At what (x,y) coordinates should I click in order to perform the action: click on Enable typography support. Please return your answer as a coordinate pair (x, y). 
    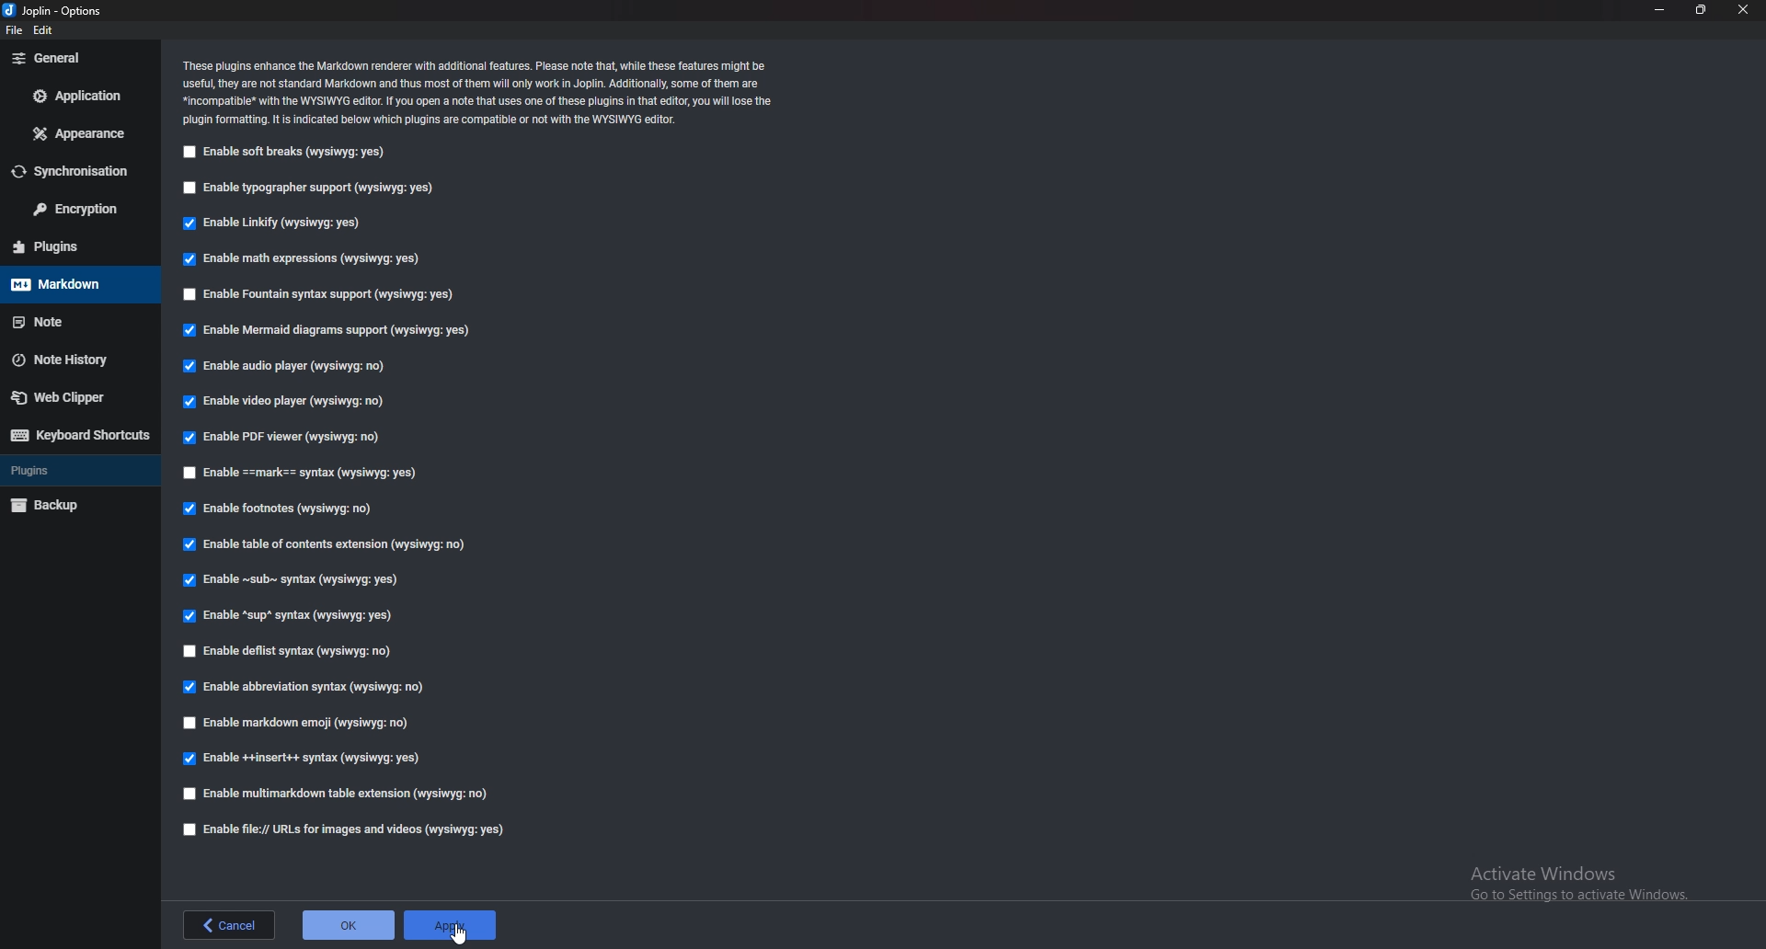
    Looking at the image, I should click on (313, 189).